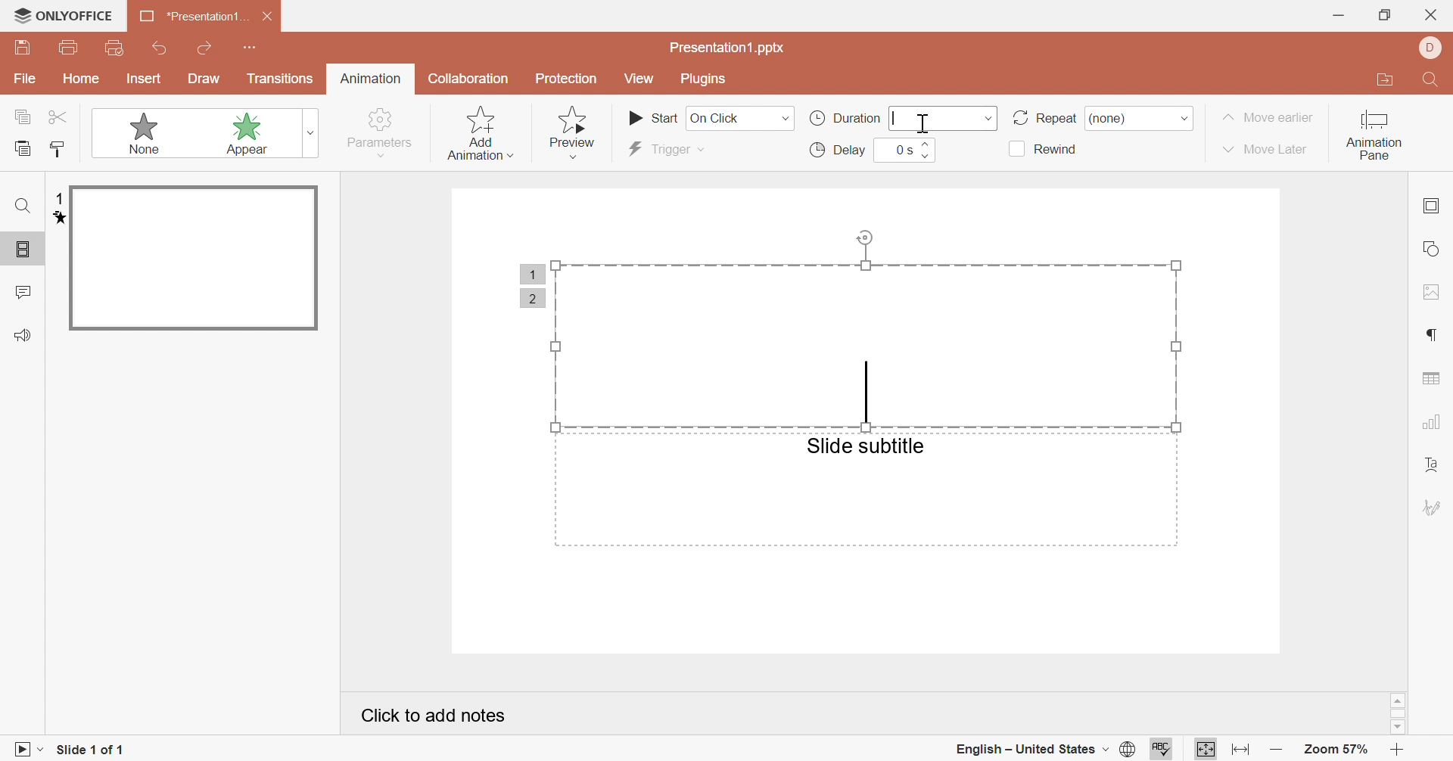 The width and height of the screenshot is (1453, 761). Describe the element at coordinates (1043, 119) in the screenshot. I see `repeat` at that location.